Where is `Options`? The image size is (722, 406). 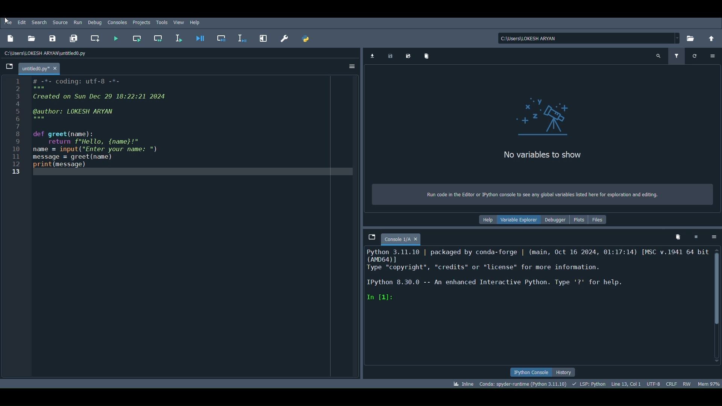
Options is located at coordinates (714, 238).